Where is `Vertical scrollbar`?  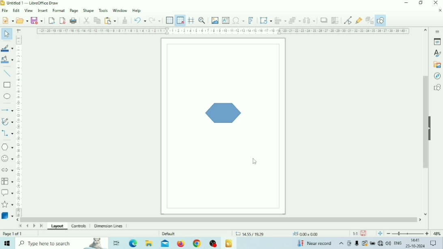
Vertical scrollbar is located at coordinates (426, 122).